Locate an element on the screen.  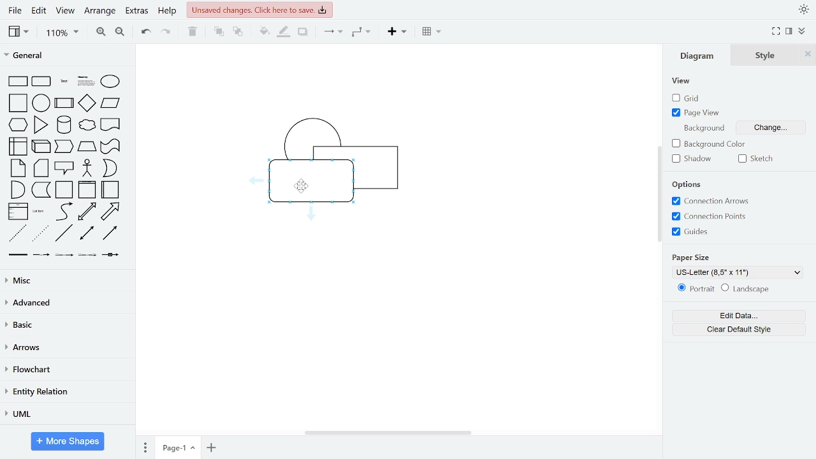
zoom is located at coordinates (63, 33).